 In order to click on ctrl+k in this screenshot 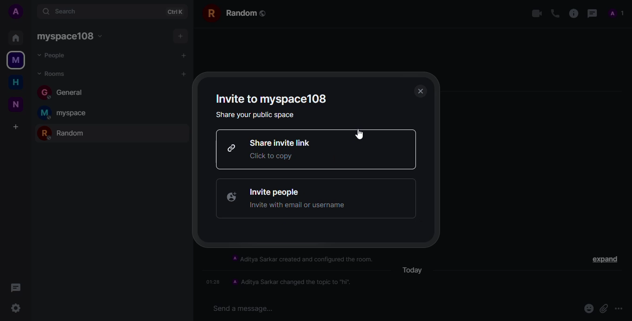, I will do `click(176, 11)`.